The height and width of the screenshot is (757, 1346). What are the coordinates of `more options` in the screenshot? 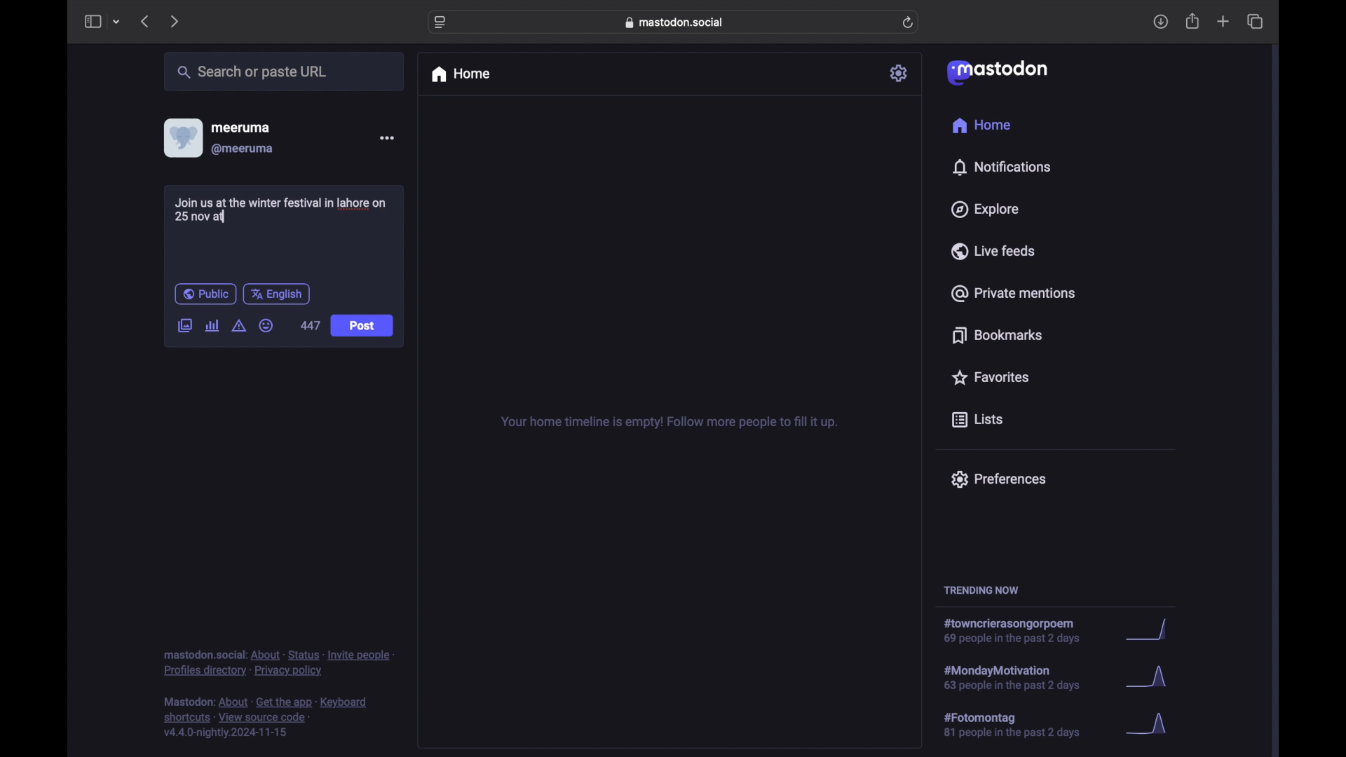 It's located at (387, 138).